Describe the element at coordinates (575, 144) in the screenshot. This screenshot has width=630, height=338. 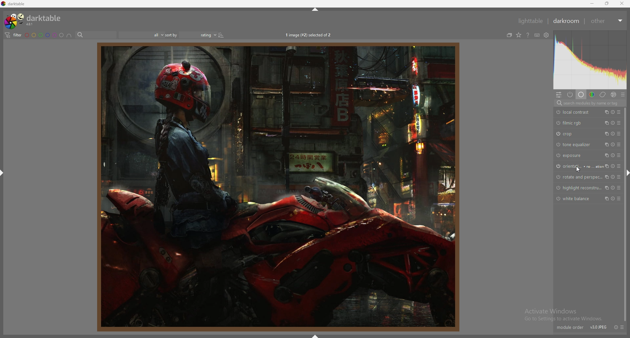
I see `tone equalizer` at that location.